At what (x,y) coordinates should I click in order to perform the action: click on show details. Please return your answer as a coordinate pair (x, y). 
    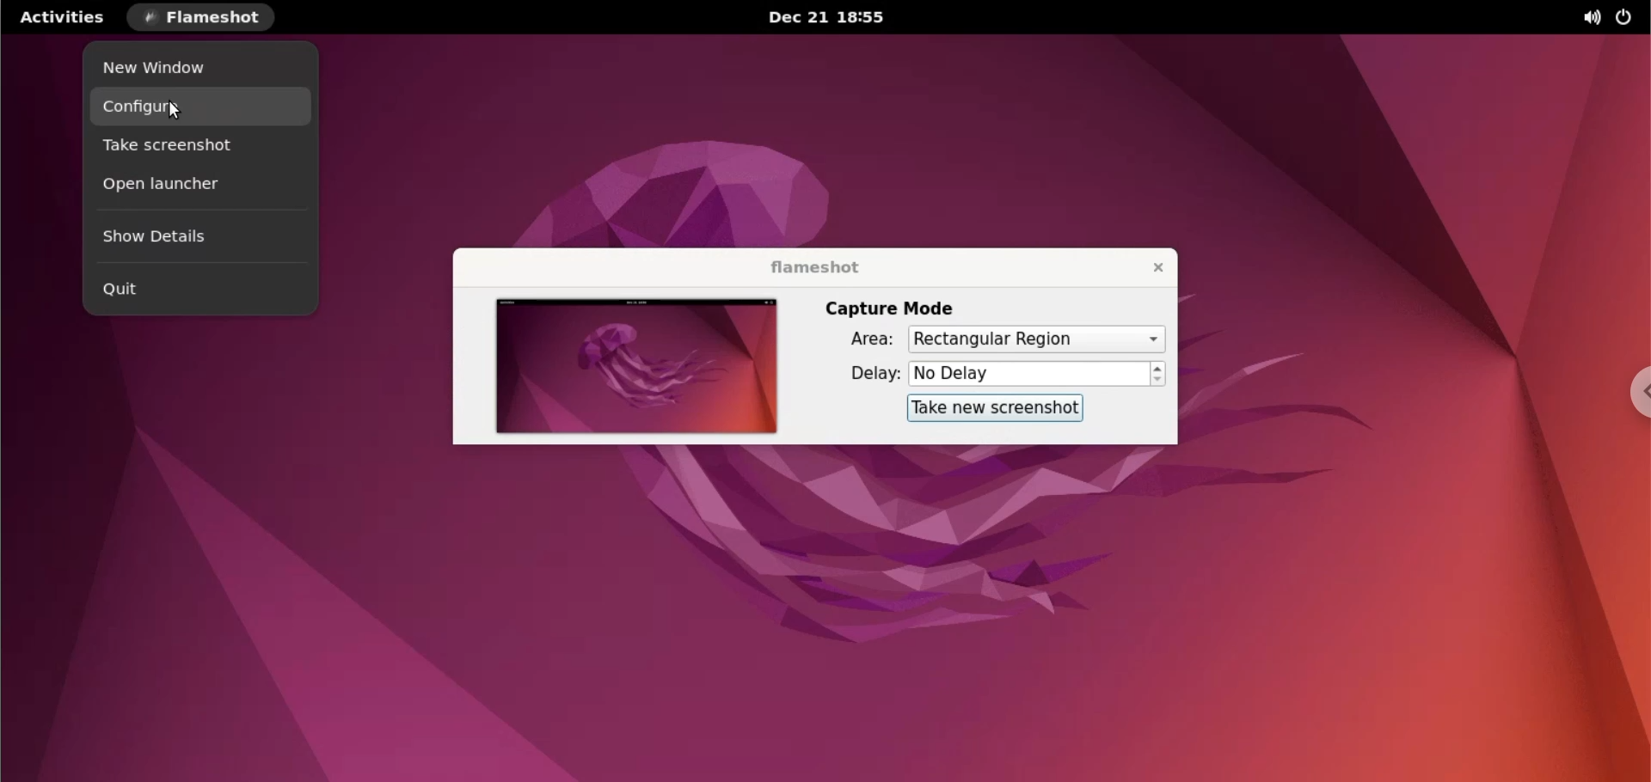
    Looking at the image, I should click on (193, 235).